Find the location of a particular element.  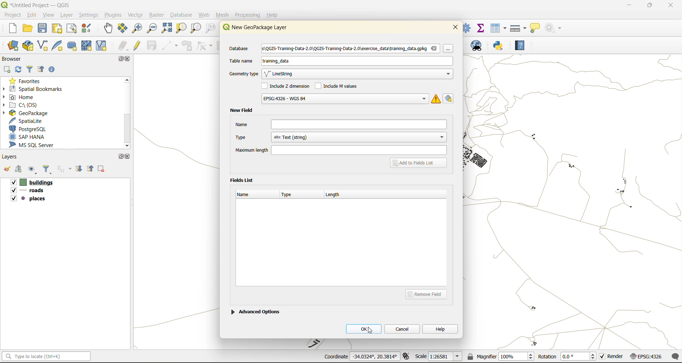

buildings is located at coordinates (31, 183).